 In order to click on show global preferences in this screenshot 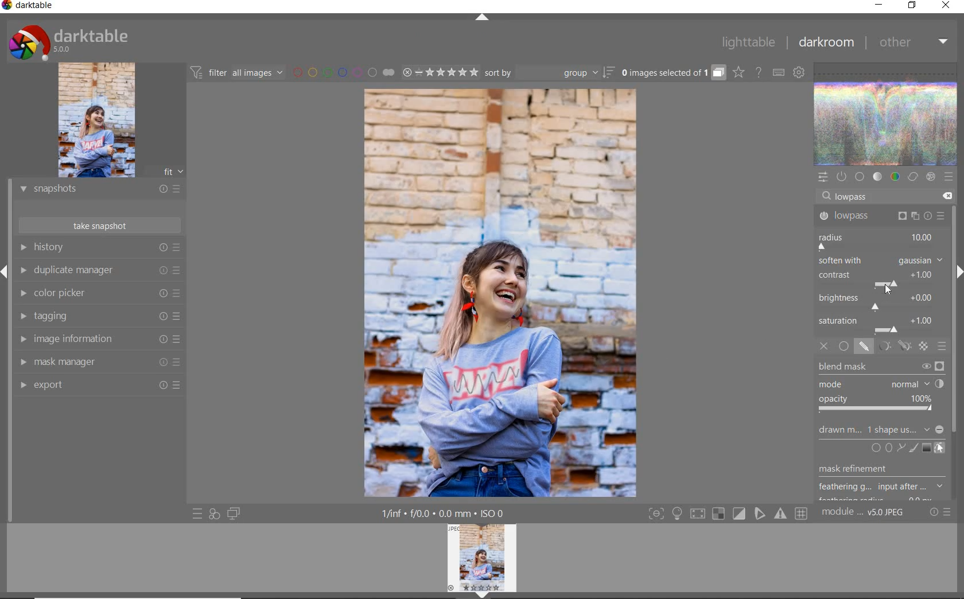, I will do `click(799, 73)`.